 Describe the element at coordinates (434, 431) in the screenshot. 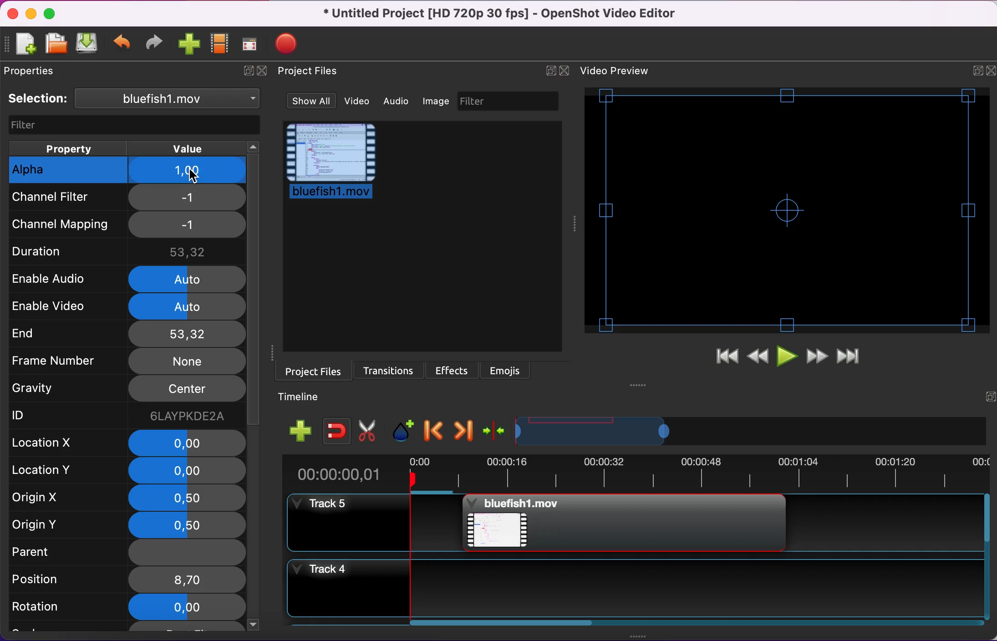

I see `previous marker` at that location.